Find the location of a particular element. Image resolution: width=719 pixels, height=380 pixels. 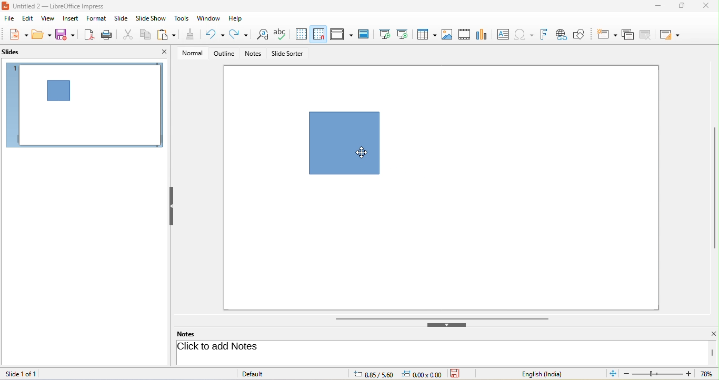

display view is located at coordinates (341, 34).